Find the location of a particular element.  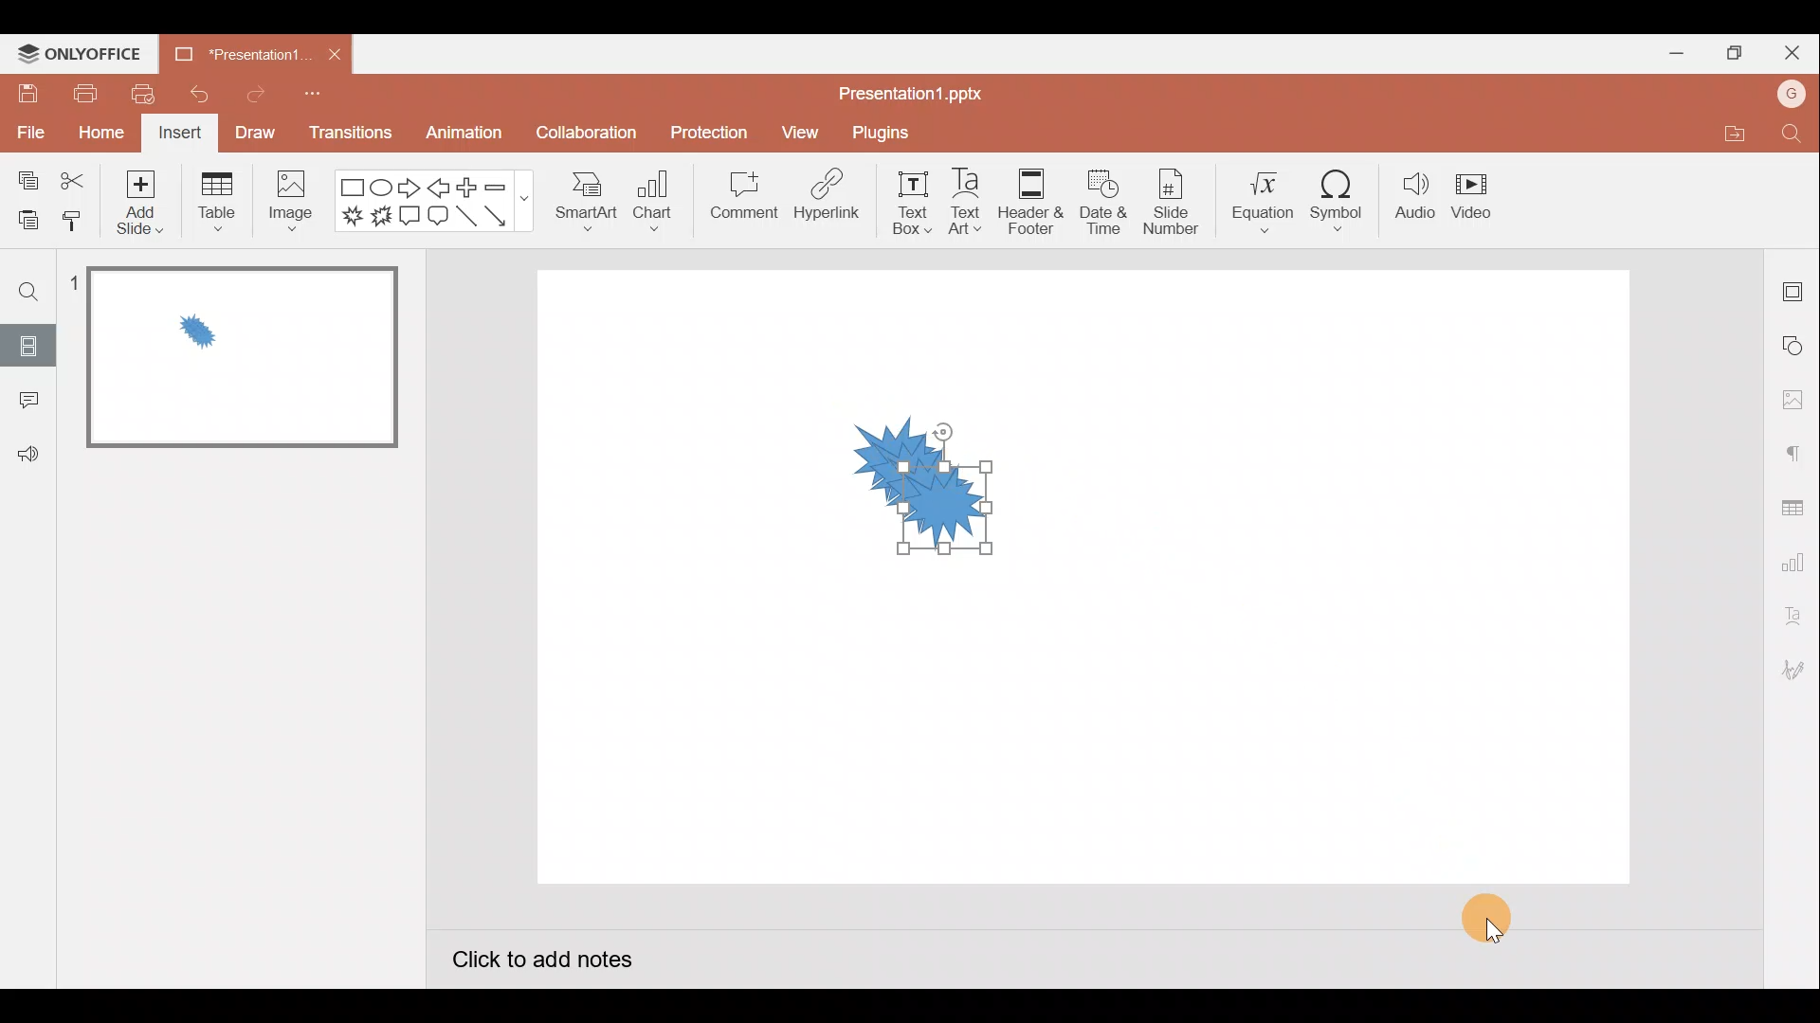

Text box is located at coordinates (899, 204).